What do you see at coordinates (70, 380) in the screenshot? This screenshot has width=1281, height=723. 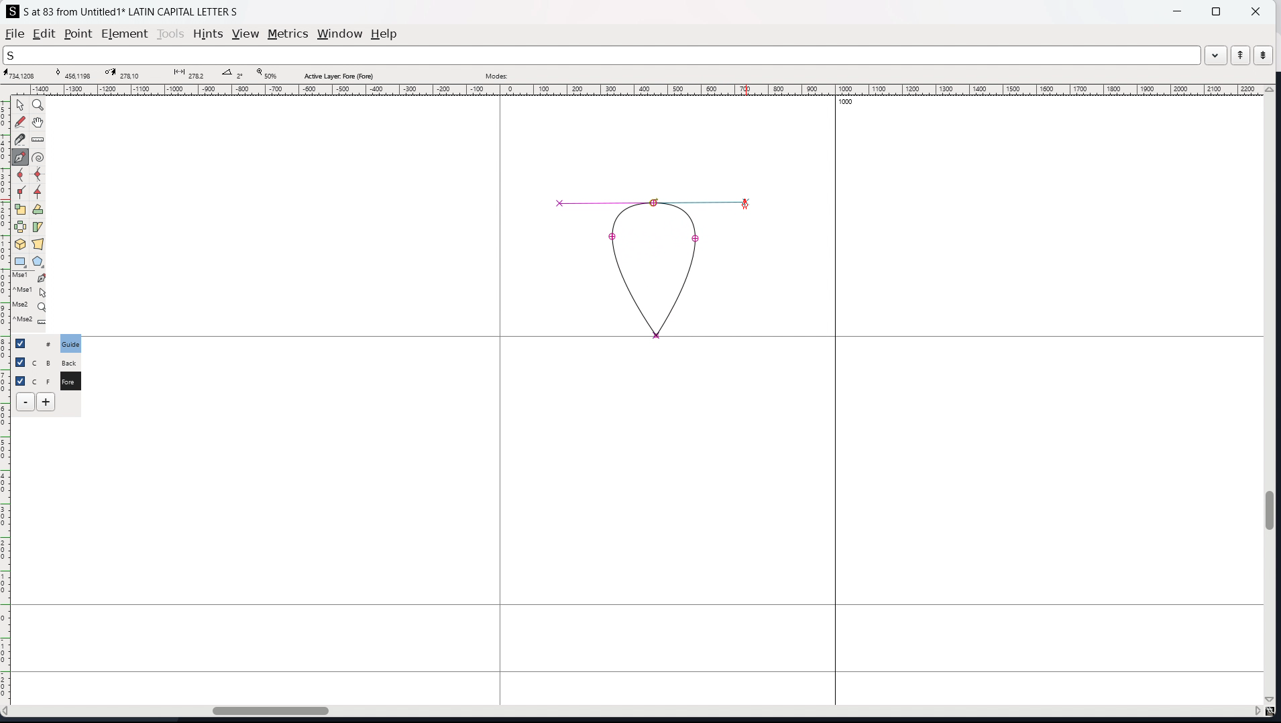 I see `C F Fore` at bounding box center [70, 380].